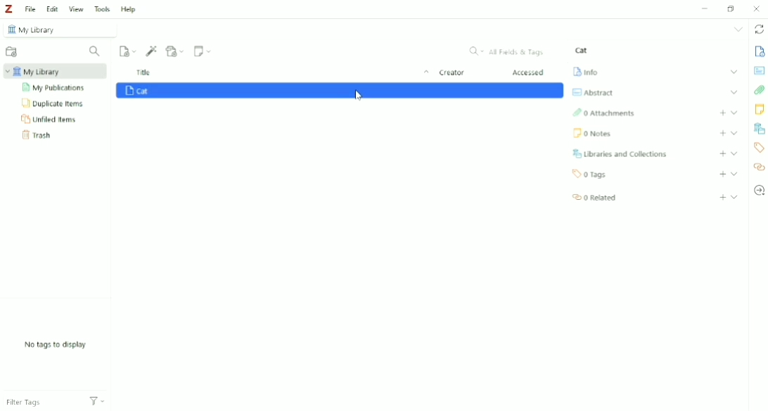 The width and height of the screenshot is (768, 411). What do you see at coordinates (756, 8) in the screenshot?
I see `Close` at bounding box center [756, 8].